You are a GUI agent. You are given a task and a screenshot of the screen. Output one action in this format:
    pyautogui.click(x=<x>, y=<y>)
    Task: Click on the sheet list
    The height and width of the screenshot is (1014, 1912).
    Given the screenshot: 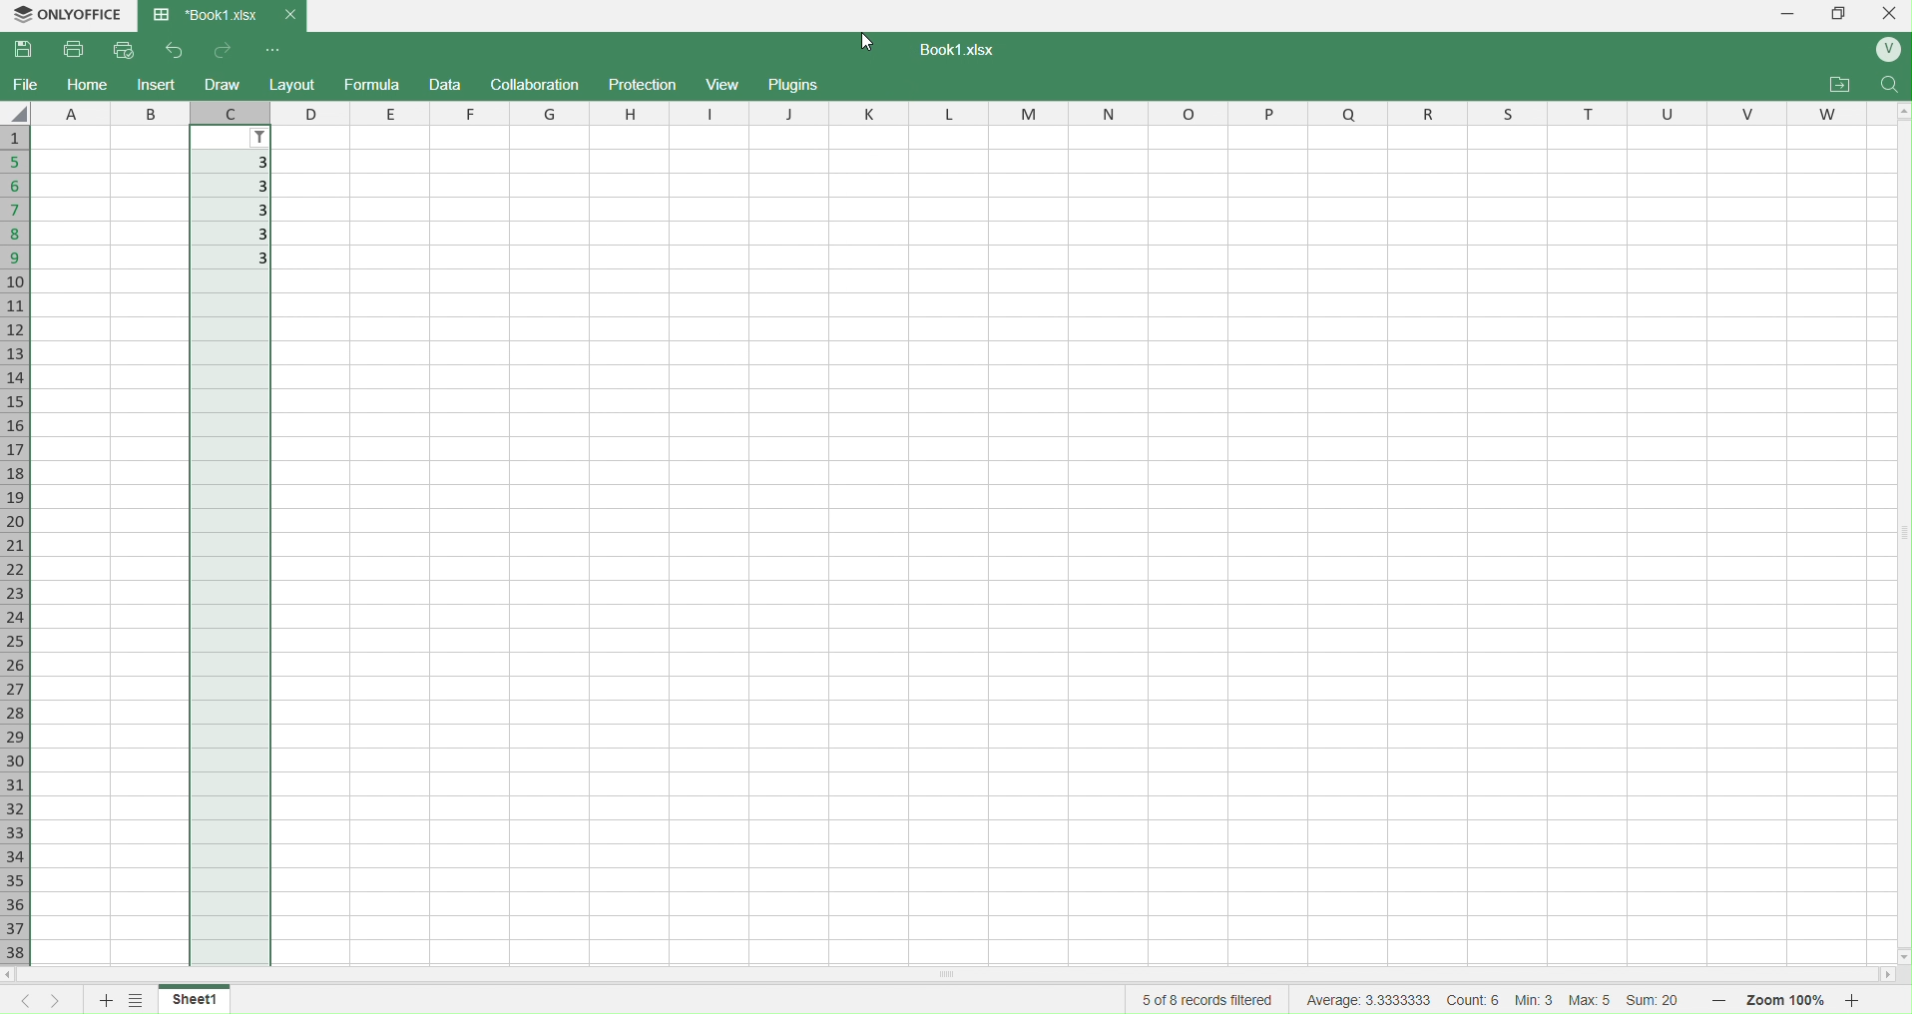 What is the action you would take?
    pyautogui.click(x=139, y=998)
    